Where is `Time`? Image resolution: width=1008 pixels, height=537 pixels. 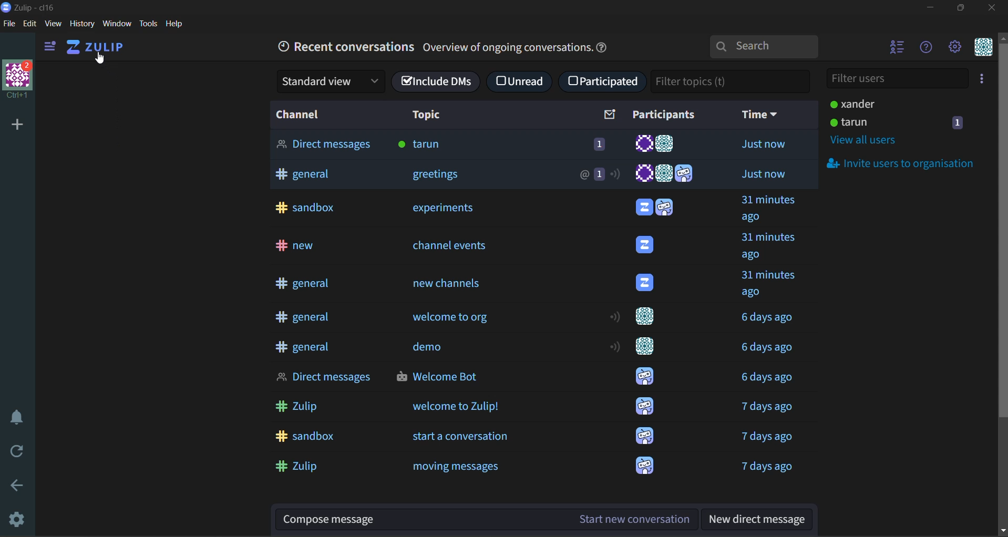 Time is located at coordinates (767, 437).